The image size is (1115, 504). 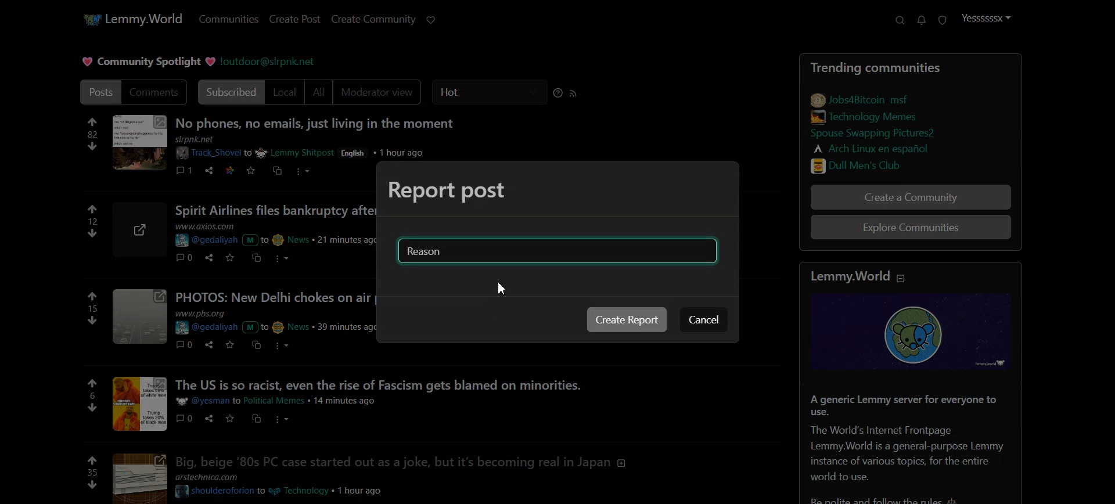 What do you see at coordinates (137, 478) in the screenshot?
I see `image` at bounding box center [137, 478].